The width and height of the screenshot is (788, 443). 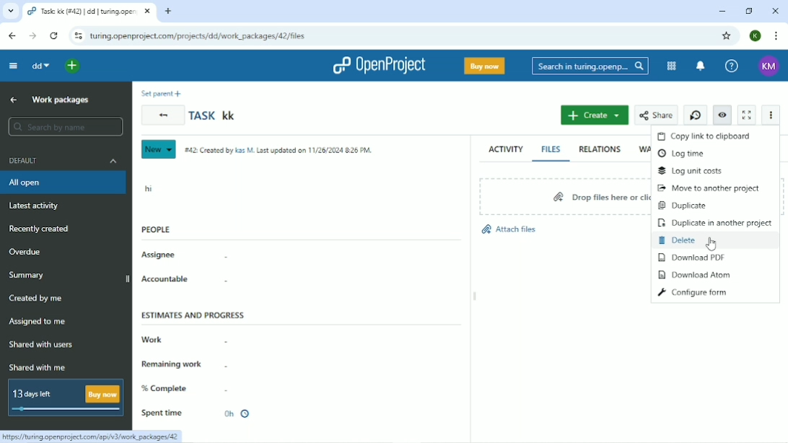 What do you see at coordinates (378, 66) in the screenshot?
I see `OpenProject` at bounding box center [378, 66].